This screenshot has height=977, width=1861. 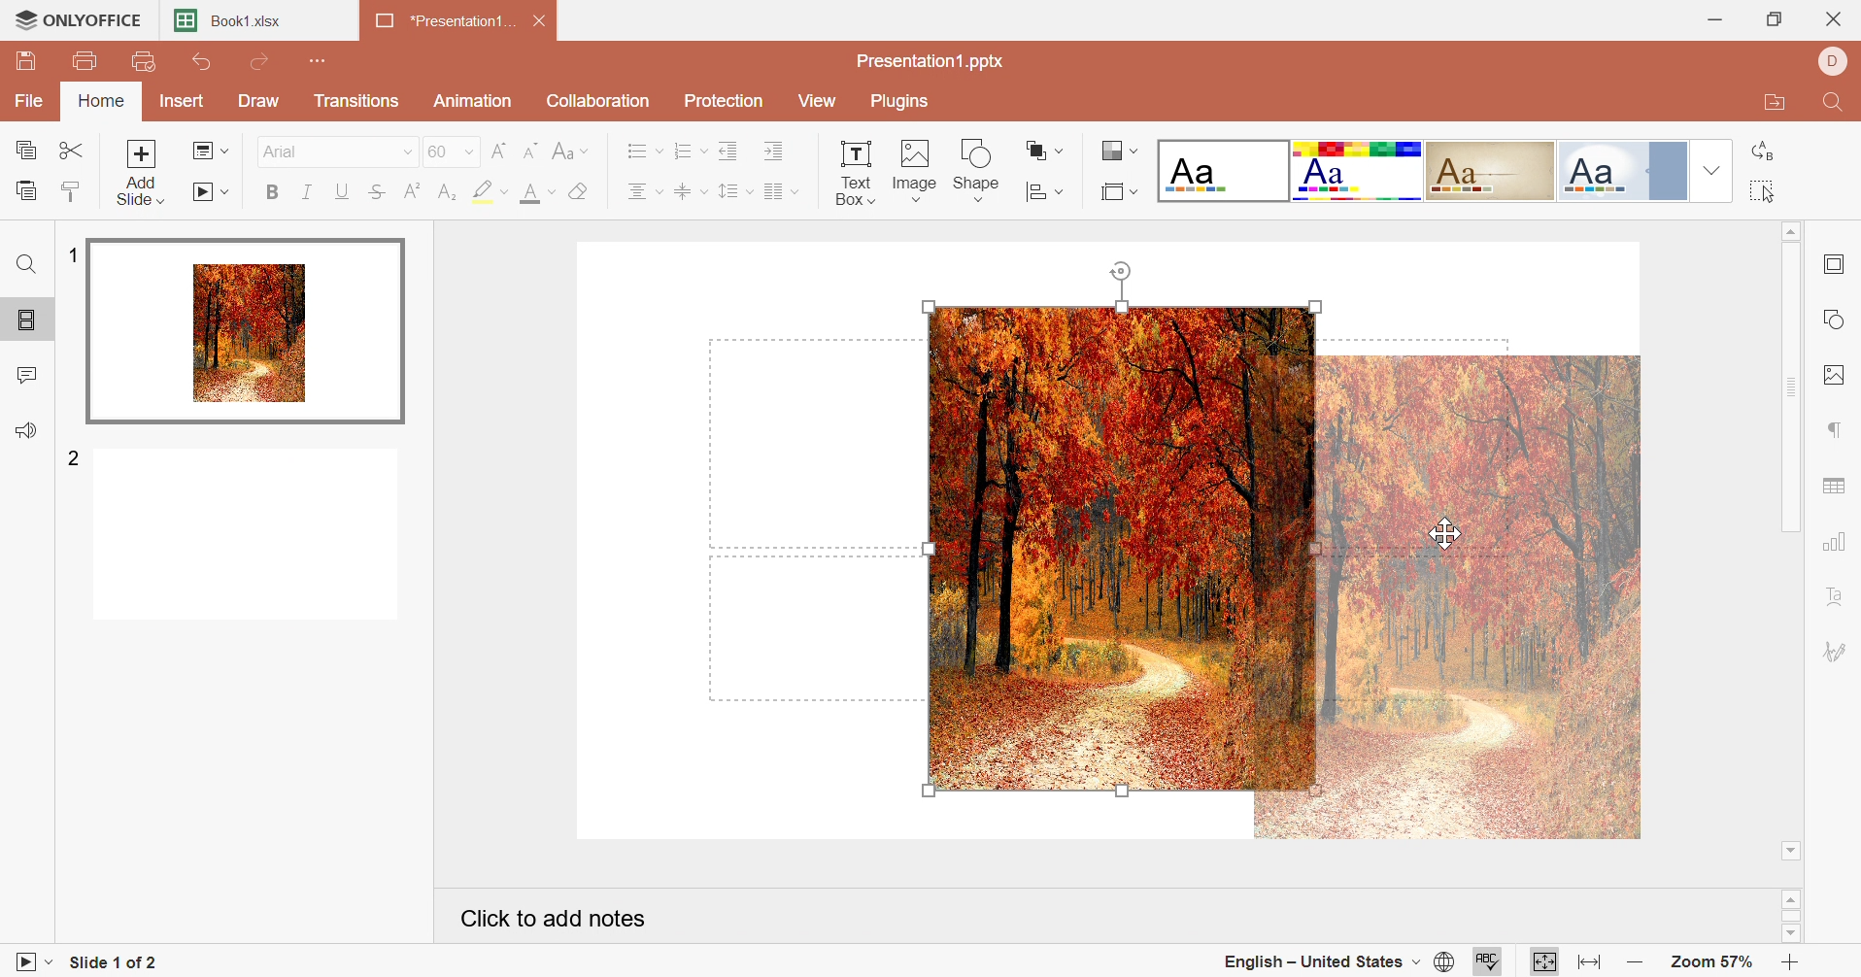 I want to click on Select all, so click(x=1762, y=194).